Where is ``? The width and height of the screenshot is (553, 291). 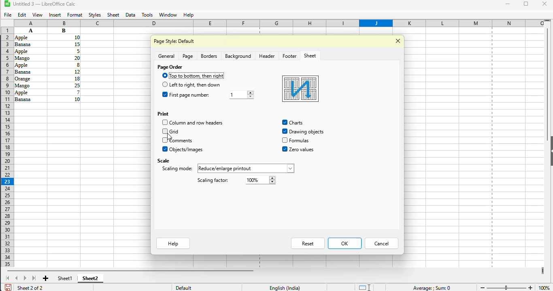
 is located at coordinates (64, 44).